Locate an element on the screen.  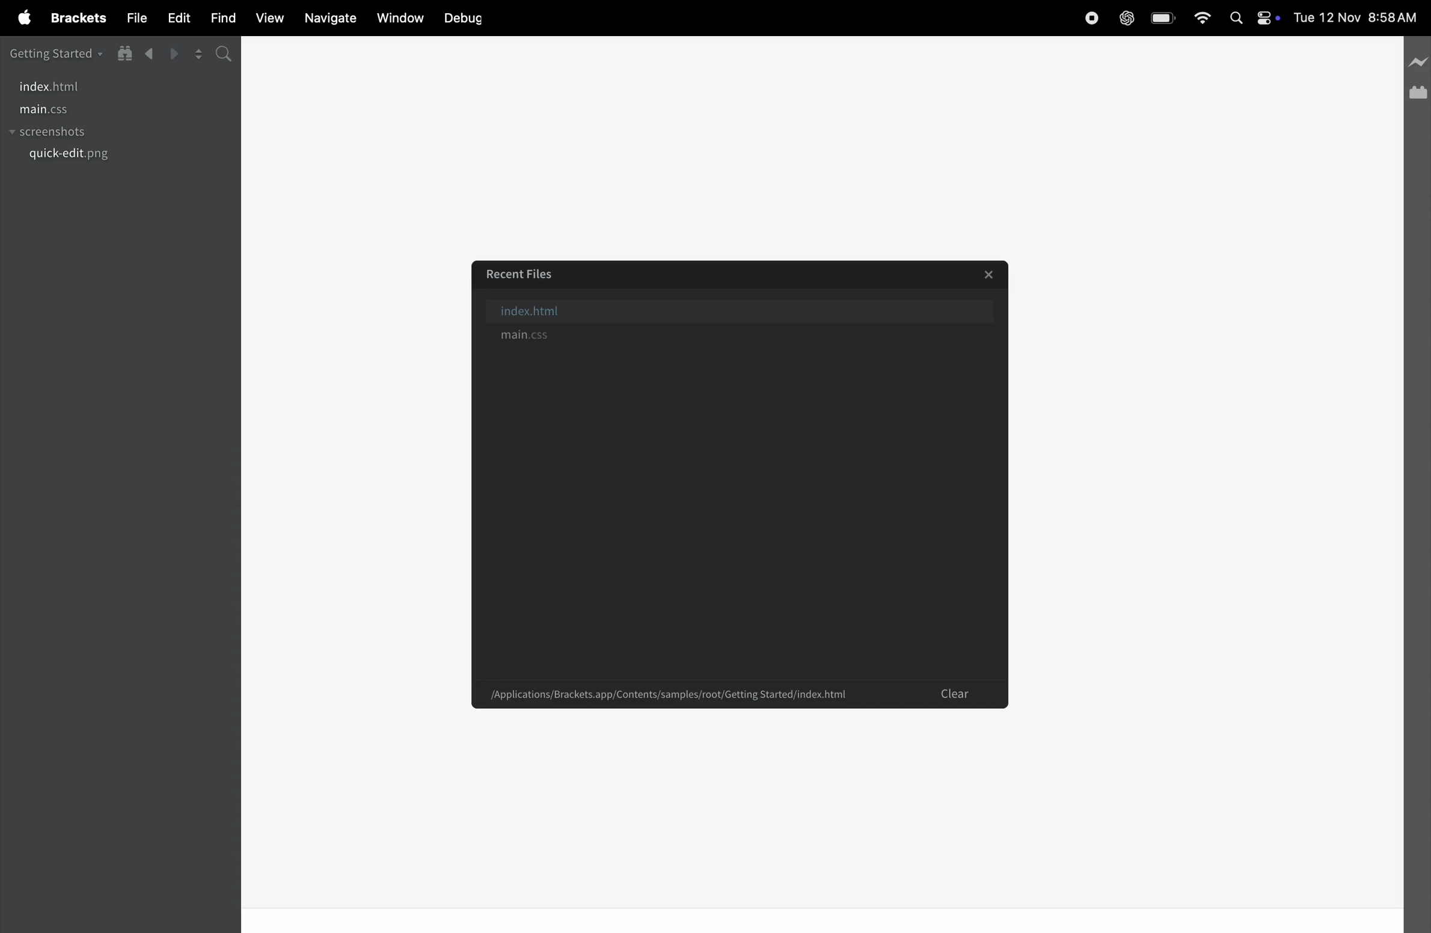
file is located at coordinates (133, 17).